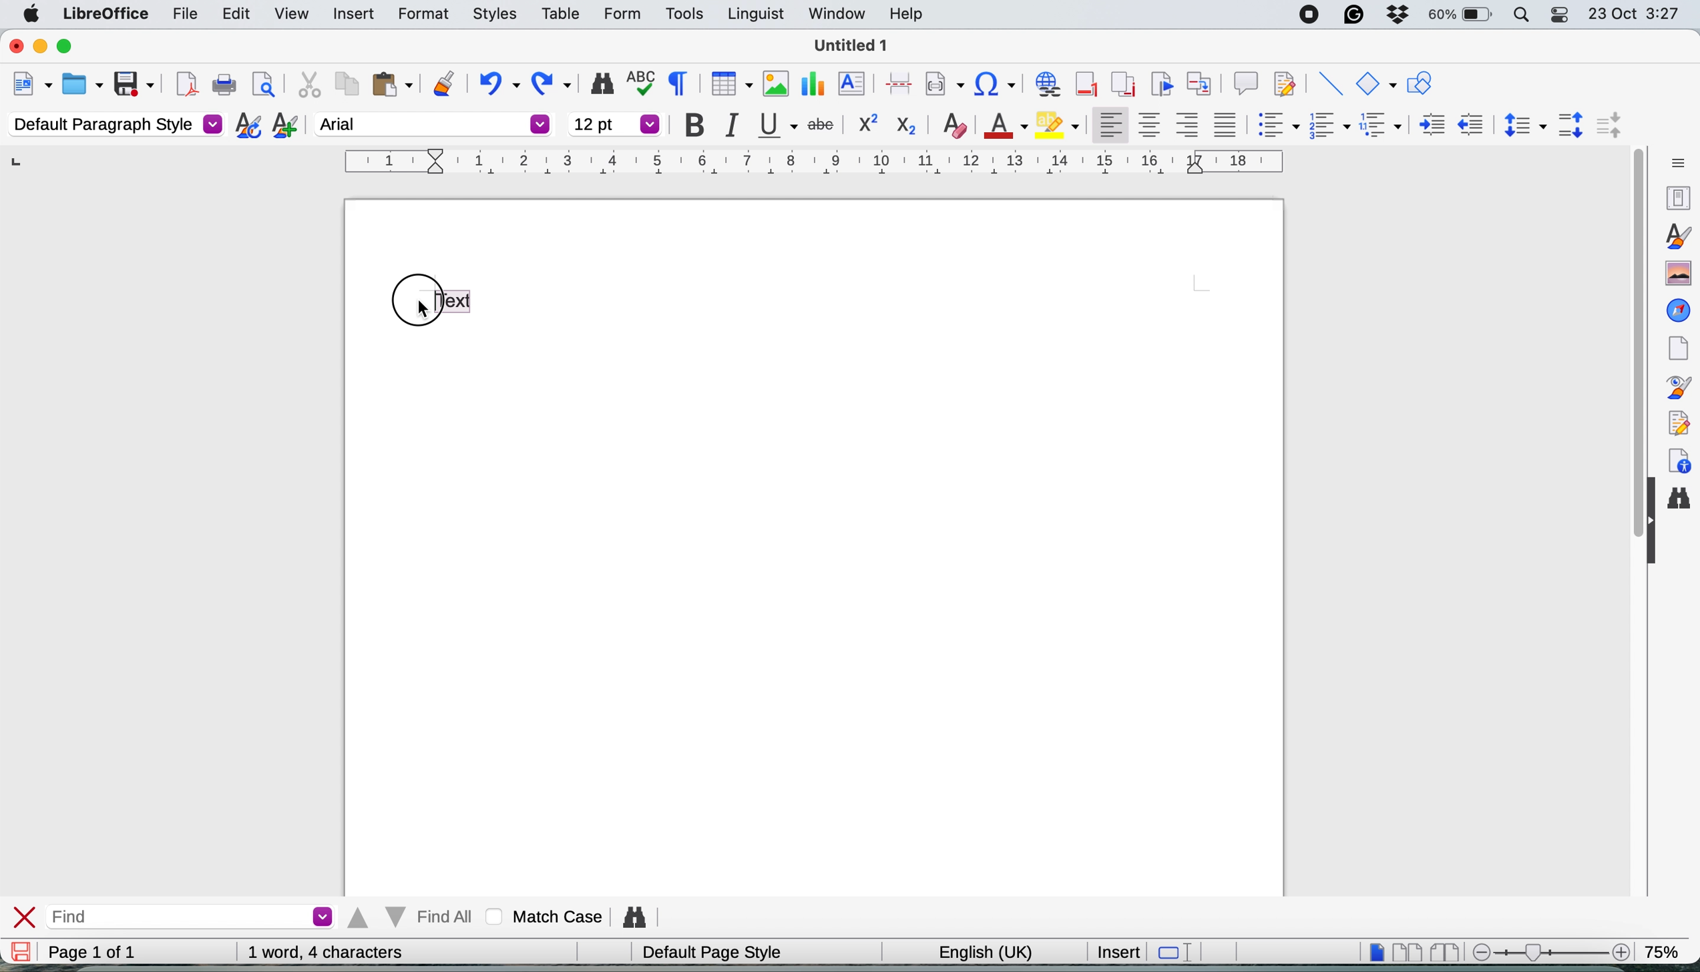 The image size is (1700, 972). Describe the element at coordinates (556, 84) in the screenshot. I see `redo` at that location.